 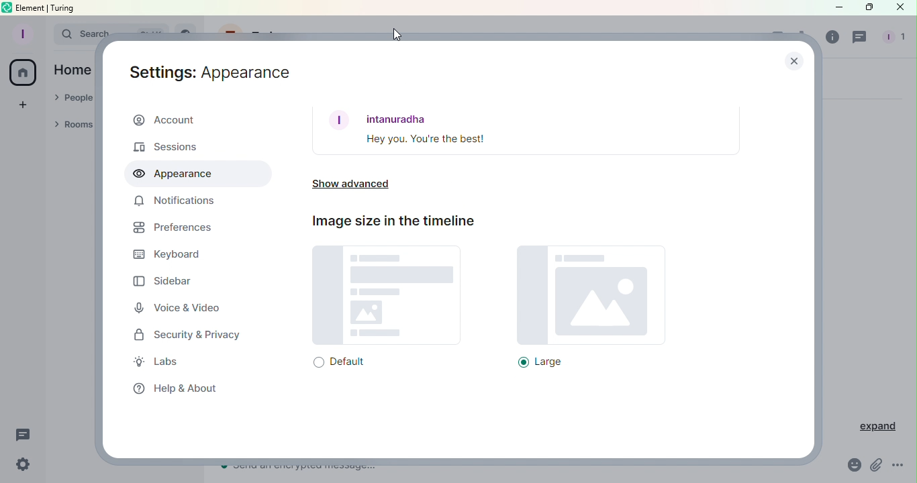 I want to click on Voice and video, so click(x=182, y=309).